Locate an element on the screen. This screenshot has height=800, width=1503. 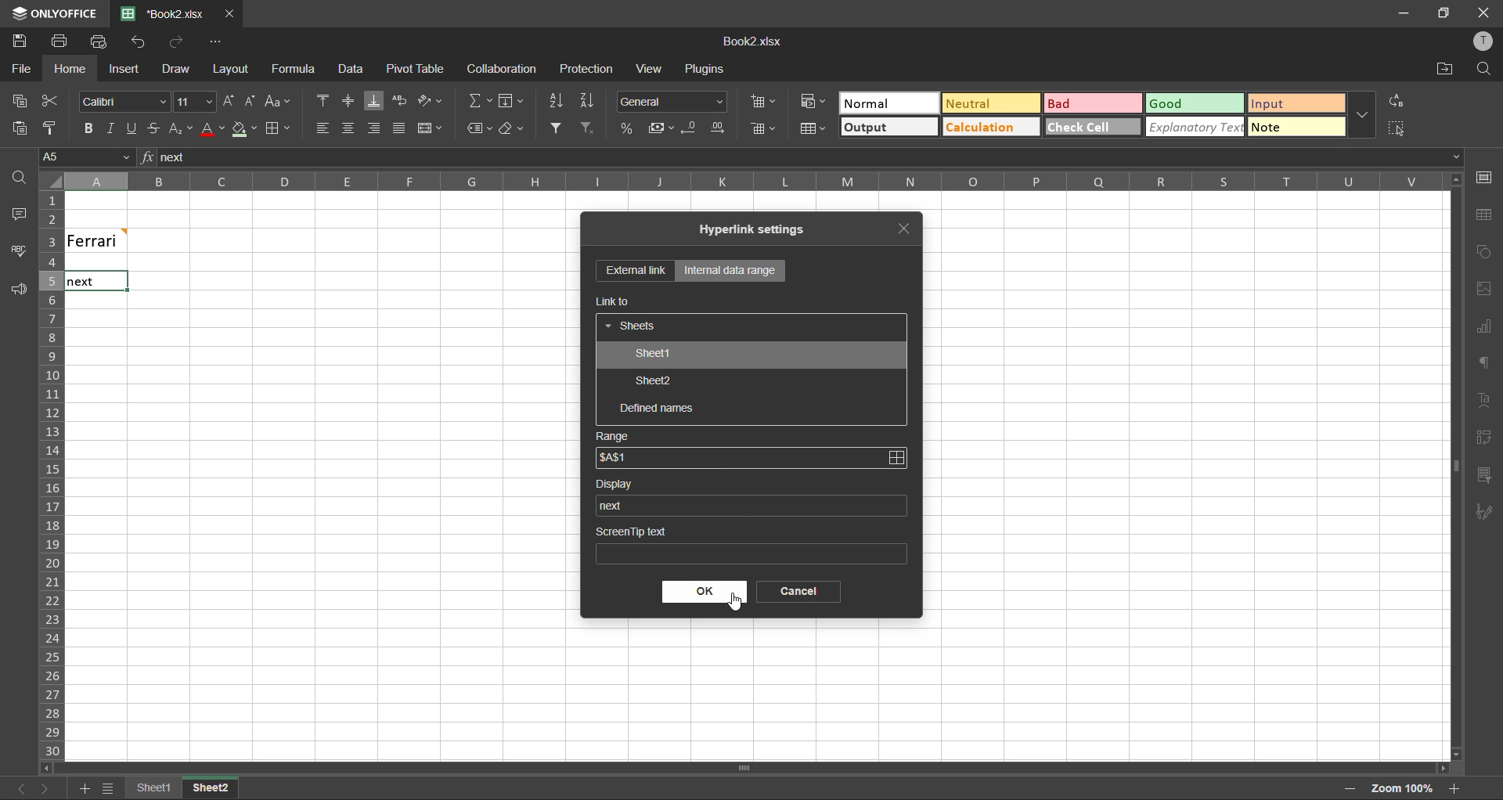
align  right is located at coordinates (375, 128).